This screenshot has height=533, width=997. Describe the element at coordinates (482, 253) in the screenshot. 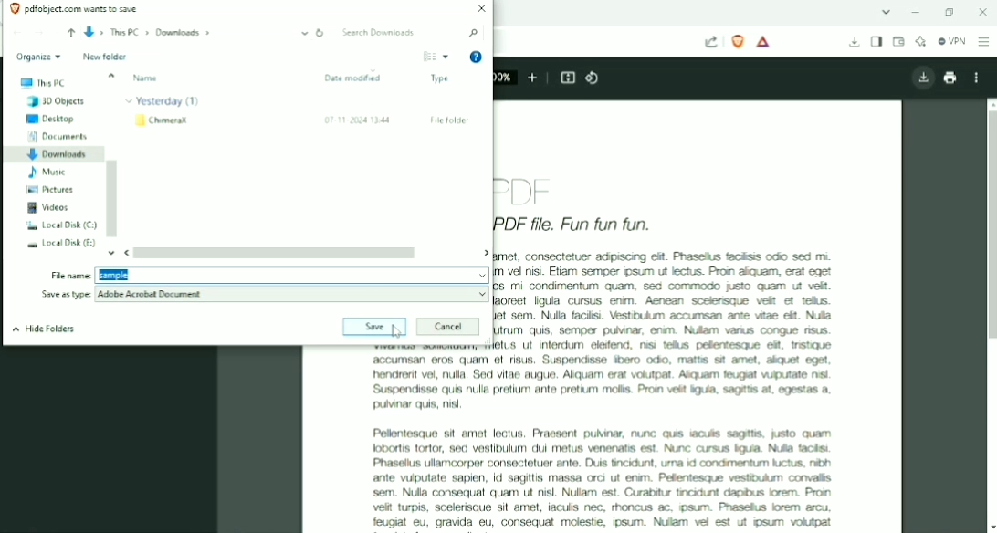

I see `right` at that location.